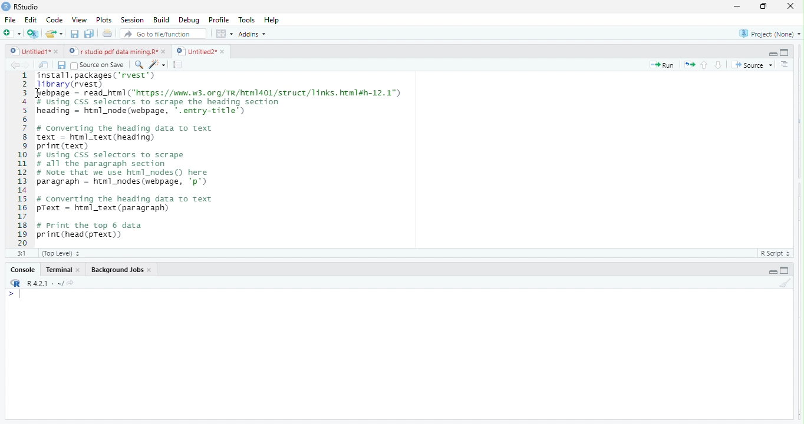  I want to click on rs studio logo, so click(15, 283).